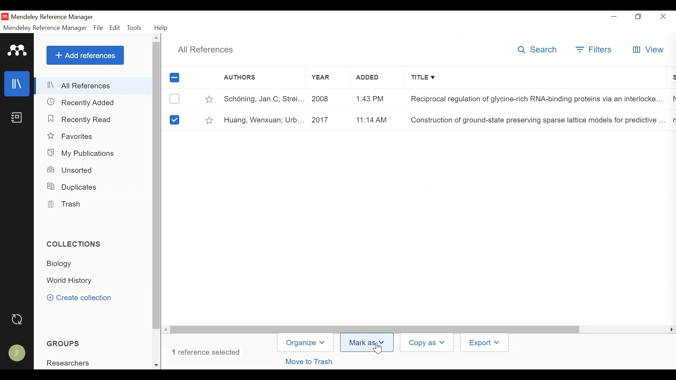  Describe the element at coordinates (5, 17) in the screenshot. I see `Mendeley Desktop Icon` at that location.